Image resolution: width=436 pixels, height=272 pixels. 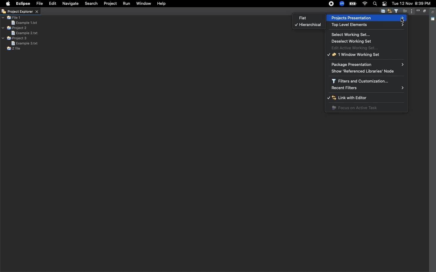 What do you see at coordinates (126, 4) in the screenshot?
I see `Run` at bounding box center [126, 4].